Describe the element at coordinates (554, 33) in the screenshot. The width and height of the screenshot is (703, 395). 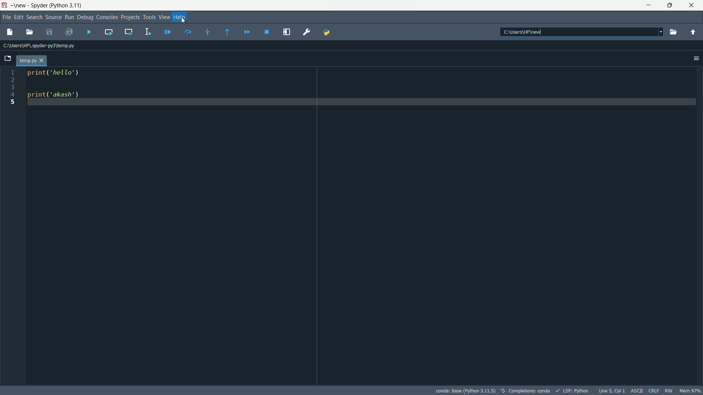
I see `C:\USERS\HP\NEW` at that location.